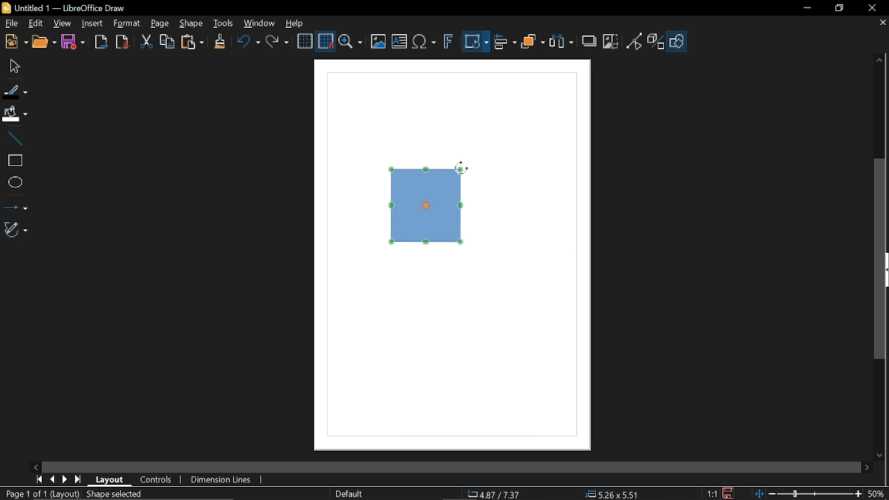 Image resolution: width=889 pixels, height=500 pixels. What do you see at coordinates (865, 467) in the screenshot?
I see `Move right` at bounding box center [865, 467].